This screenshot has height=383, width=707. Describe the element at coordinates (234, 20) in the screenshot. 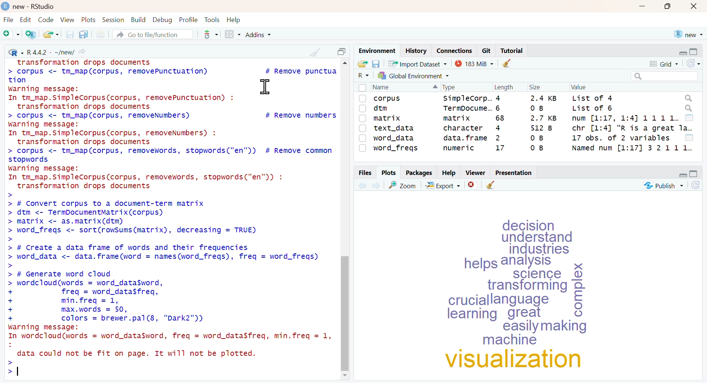

I see `Help` at that location.